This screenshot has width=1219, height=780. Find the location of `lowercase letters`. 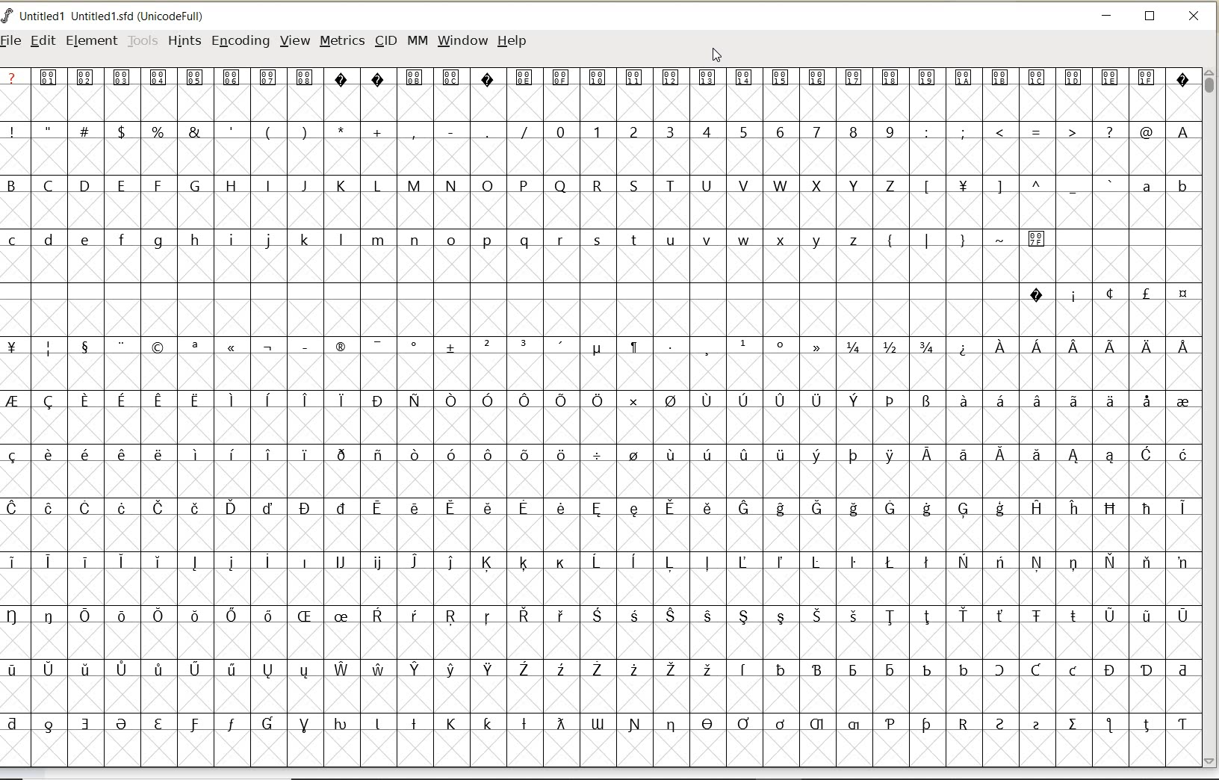

lowercase letters is located at coordinates (436, 243).